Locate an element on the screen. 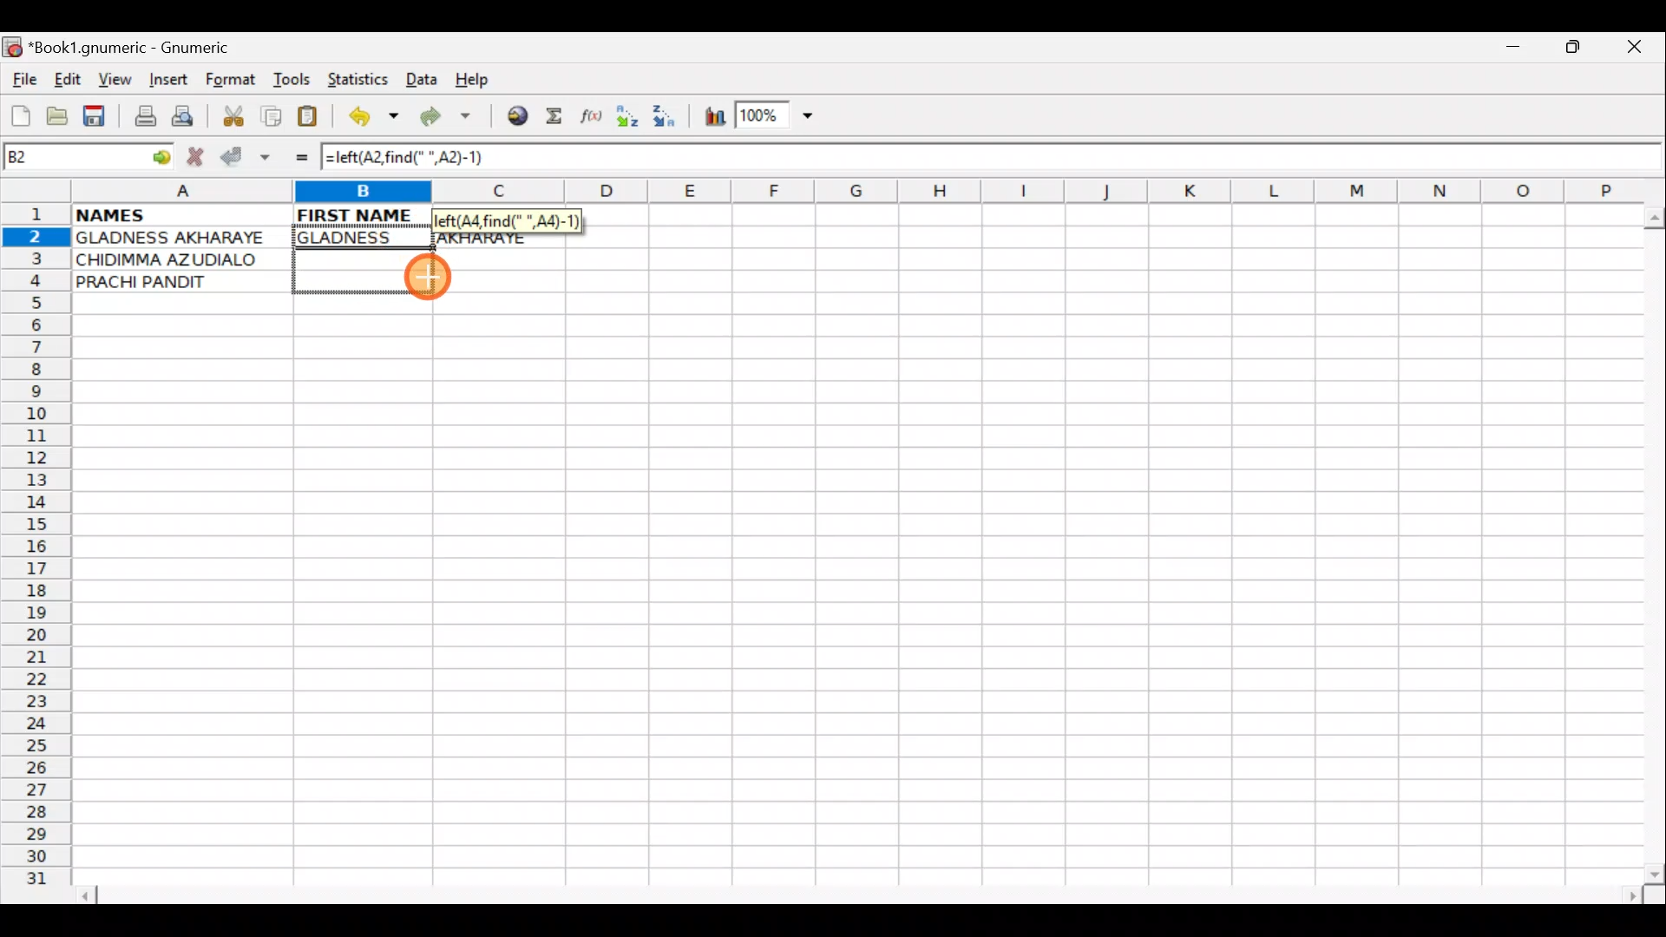 This screenshot has width=1666, height=937. Edit function in the current cell is located at coordinates (594, 121).